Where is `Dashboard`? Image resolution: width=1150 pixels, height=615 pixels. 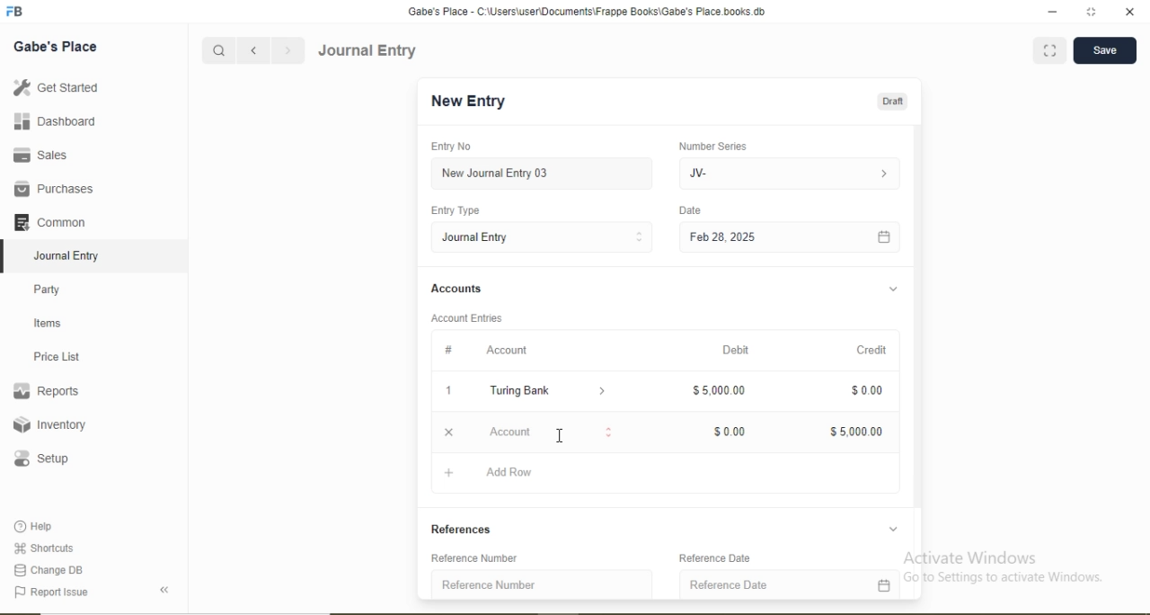
Dashboard is located at coordinates (56, 120).